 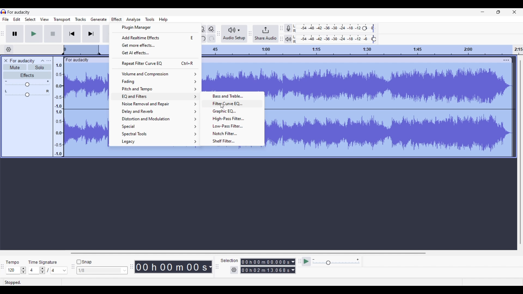 What do you see at coordinates (293, 266) in the screenshot?
I see `Selection duration measurement` at bounding box center [293, 266].